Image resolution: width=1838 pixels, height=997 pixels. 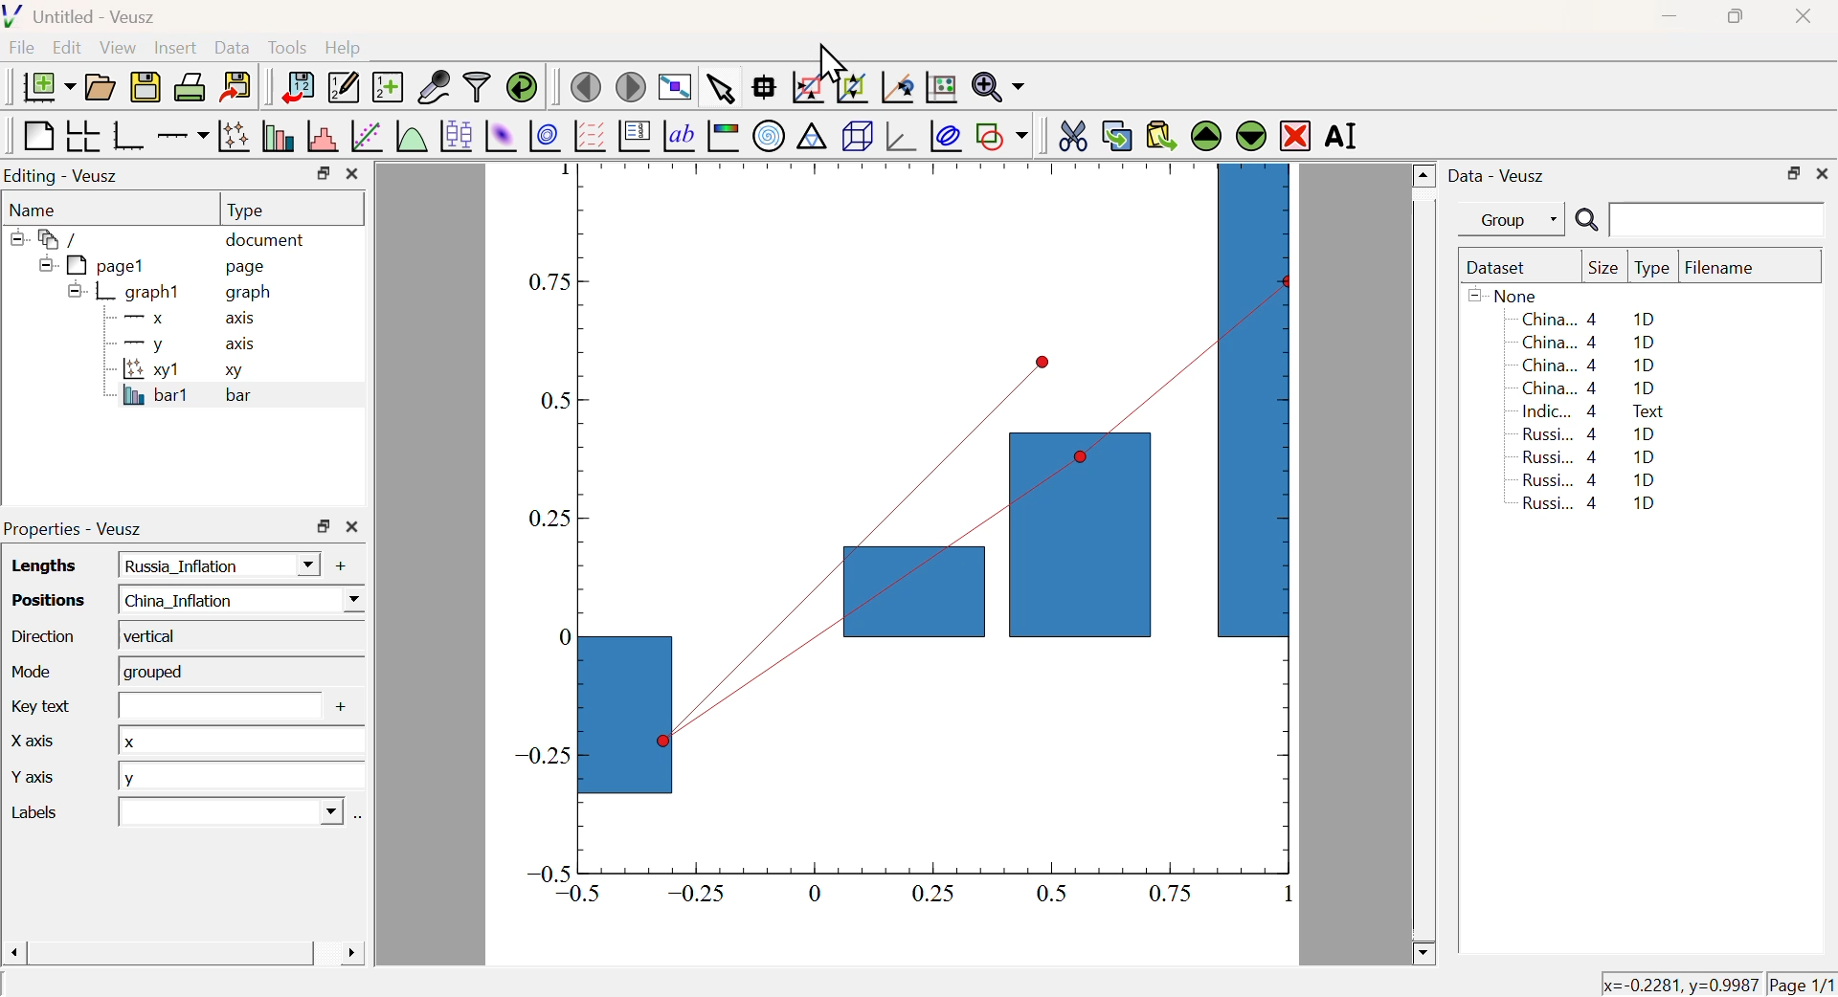 I want to click on Labels, so click(x=53, y=811).